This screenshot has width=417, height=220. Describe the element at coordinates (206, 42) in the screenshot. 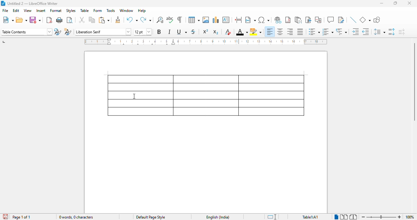

I see `ruler` at that location.